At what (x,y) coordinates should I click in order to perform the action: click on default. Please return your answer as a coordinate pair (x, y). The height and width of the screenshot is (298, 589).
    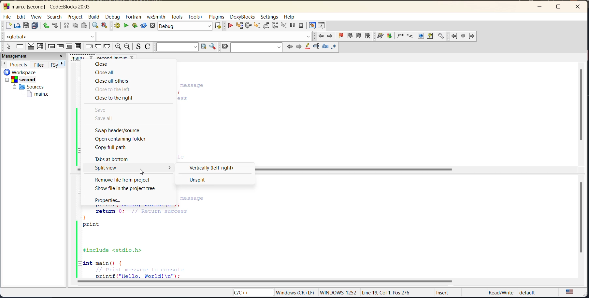
    Looking at the image, I should click on (528, 291).